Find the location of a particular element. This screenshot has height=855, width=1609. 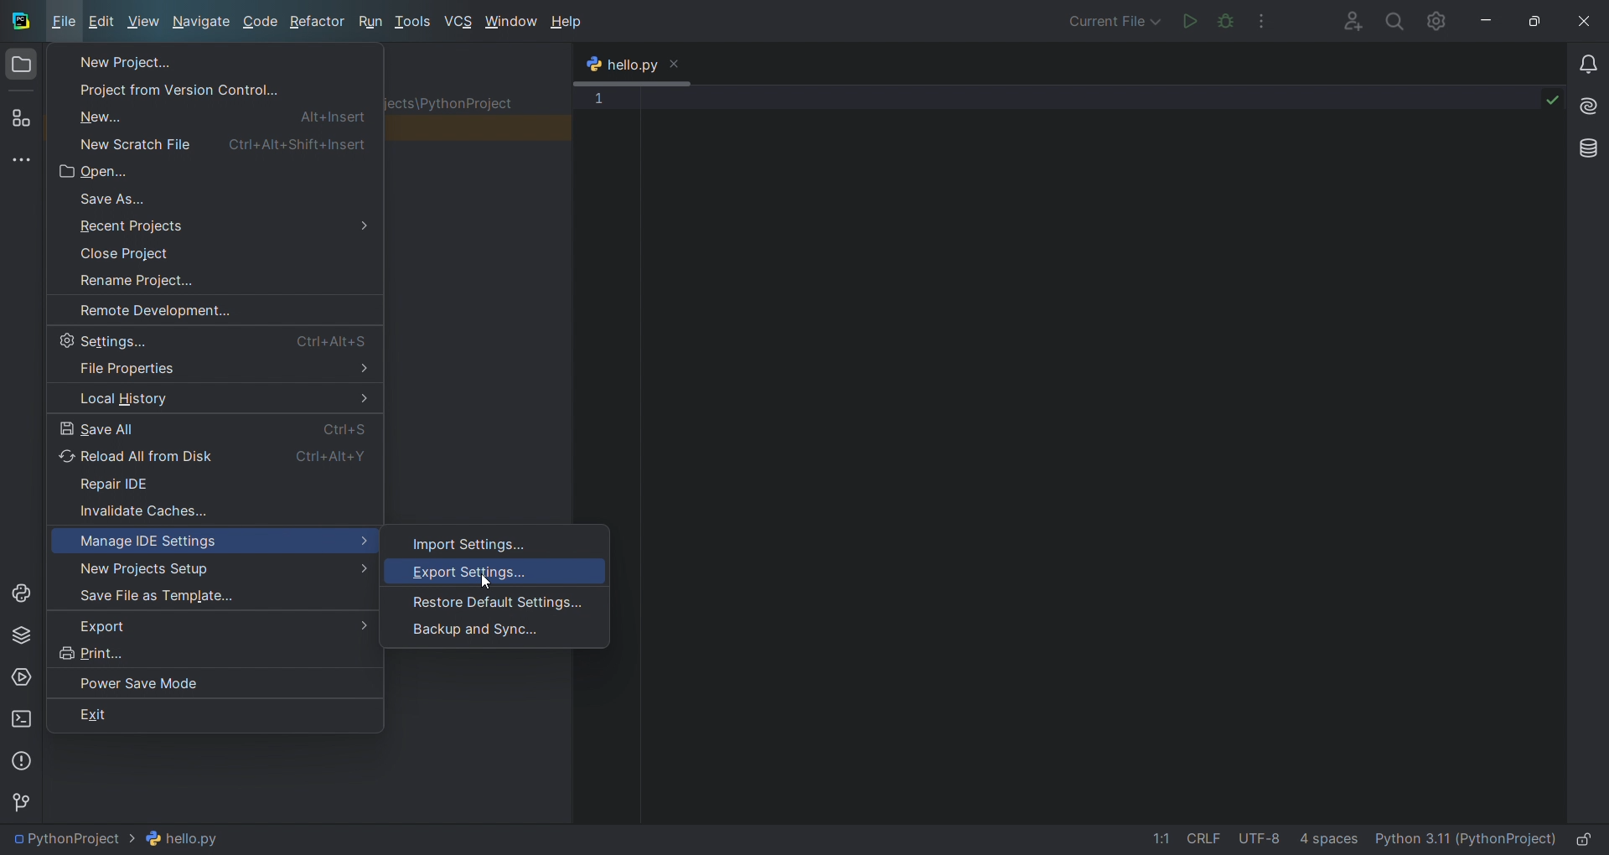

new is located at coordinates (213, 115).